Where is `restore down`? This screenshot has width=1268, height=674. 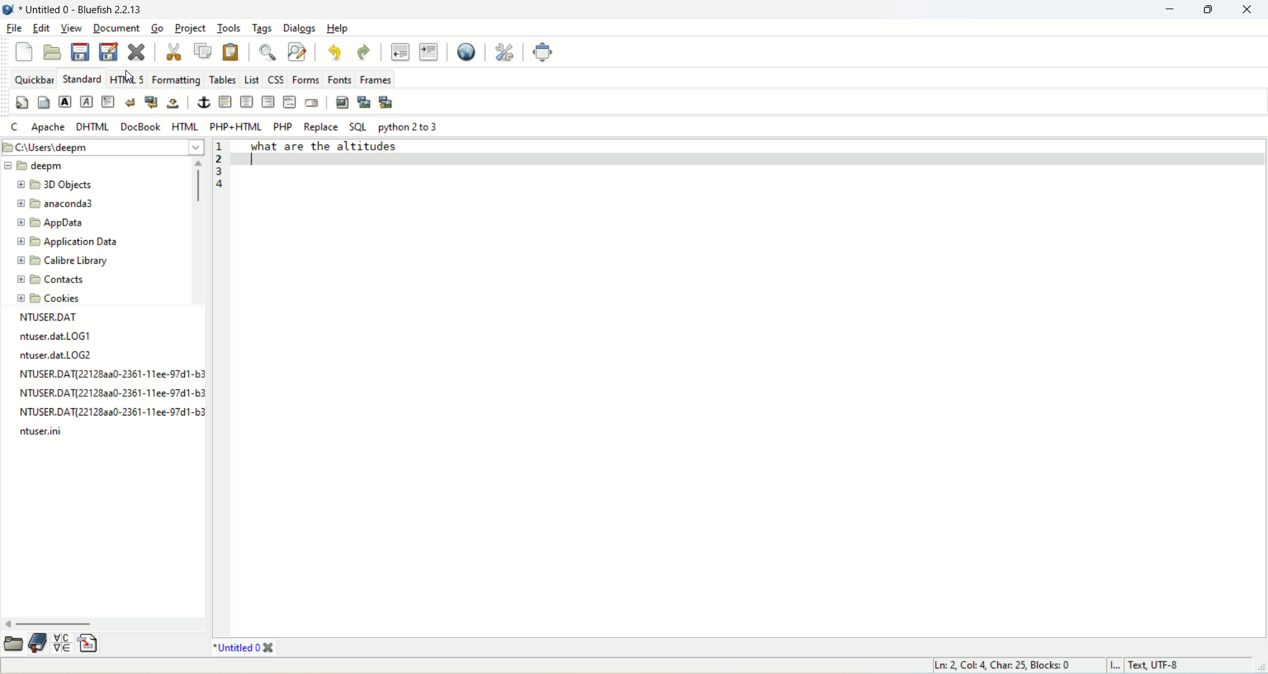
restore down is located at coordinates (1207, 9).